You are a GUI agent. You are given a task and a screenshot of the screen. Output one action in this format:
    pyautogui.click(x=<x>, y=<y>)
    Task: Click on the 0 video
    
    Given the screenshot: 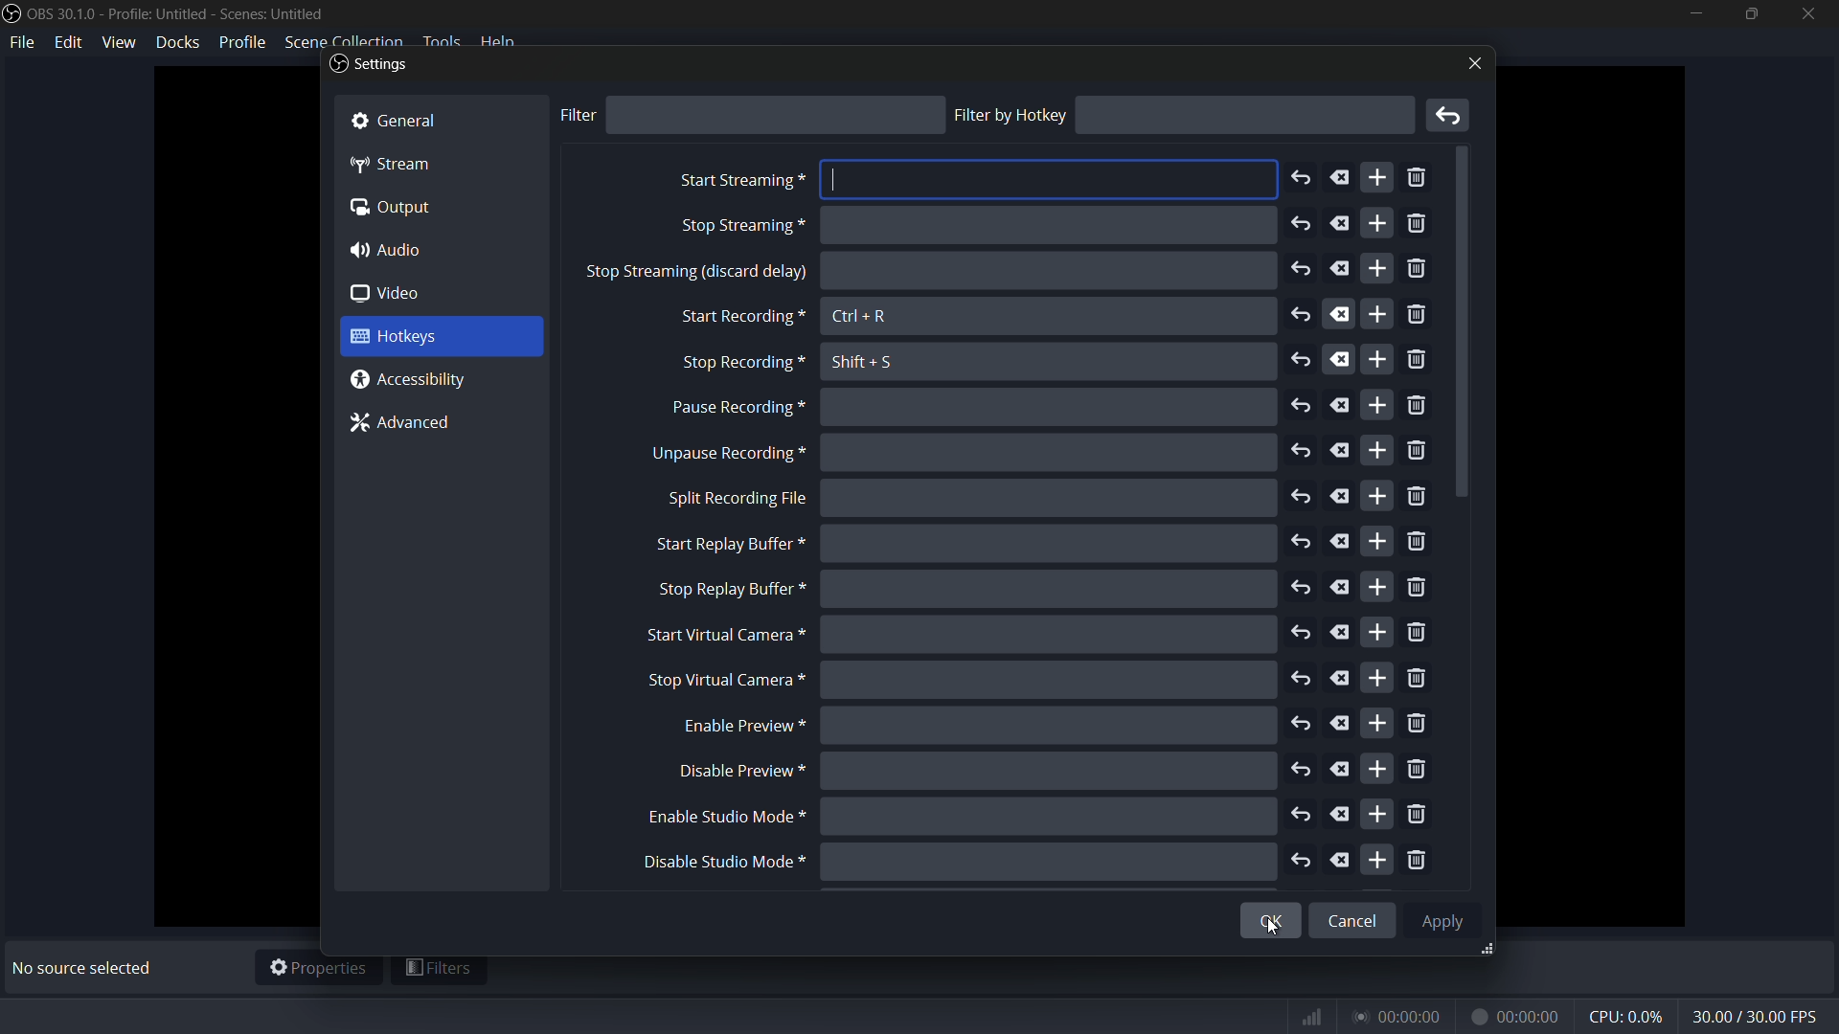 What is the action you would take?
    pyautogui.click(x=399, y=294)
    